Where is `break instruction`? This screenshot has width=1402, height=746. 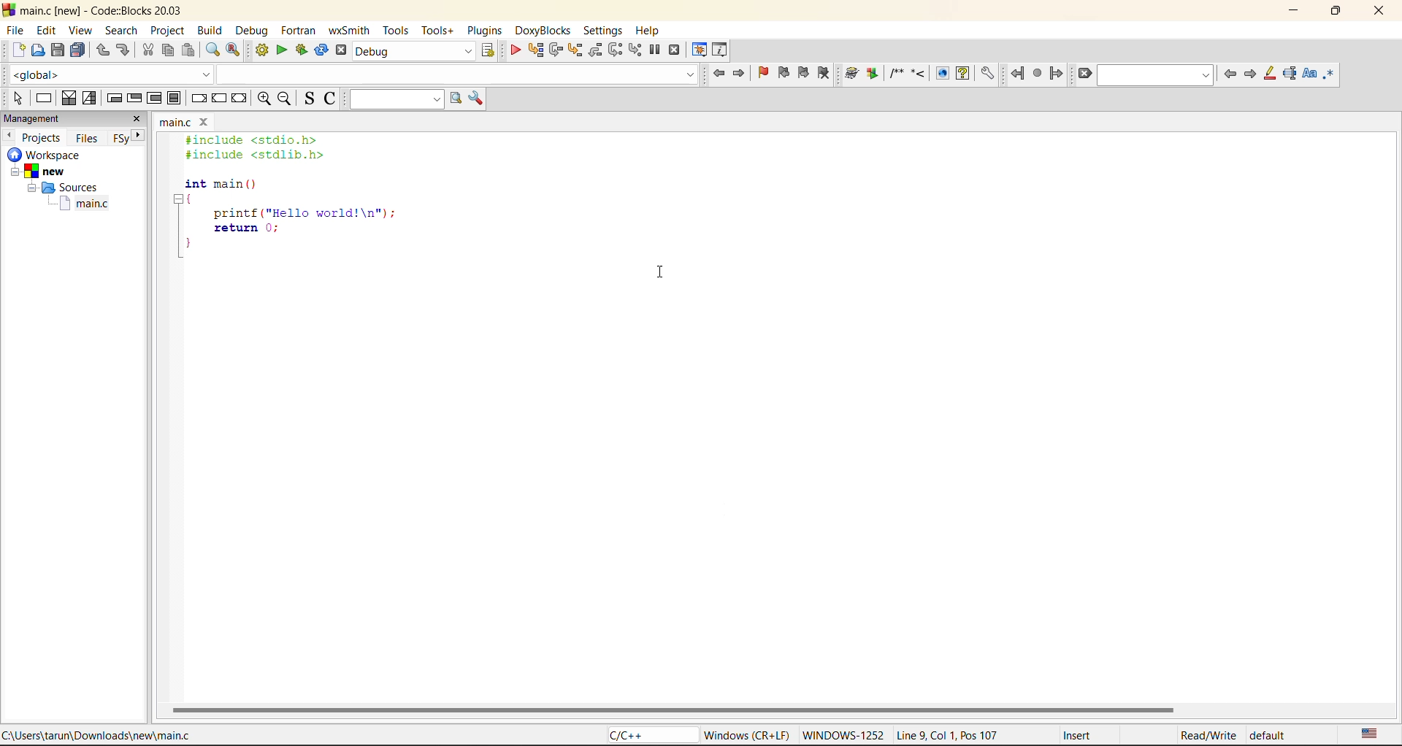 break instruction is located at coordinates (174, 98).